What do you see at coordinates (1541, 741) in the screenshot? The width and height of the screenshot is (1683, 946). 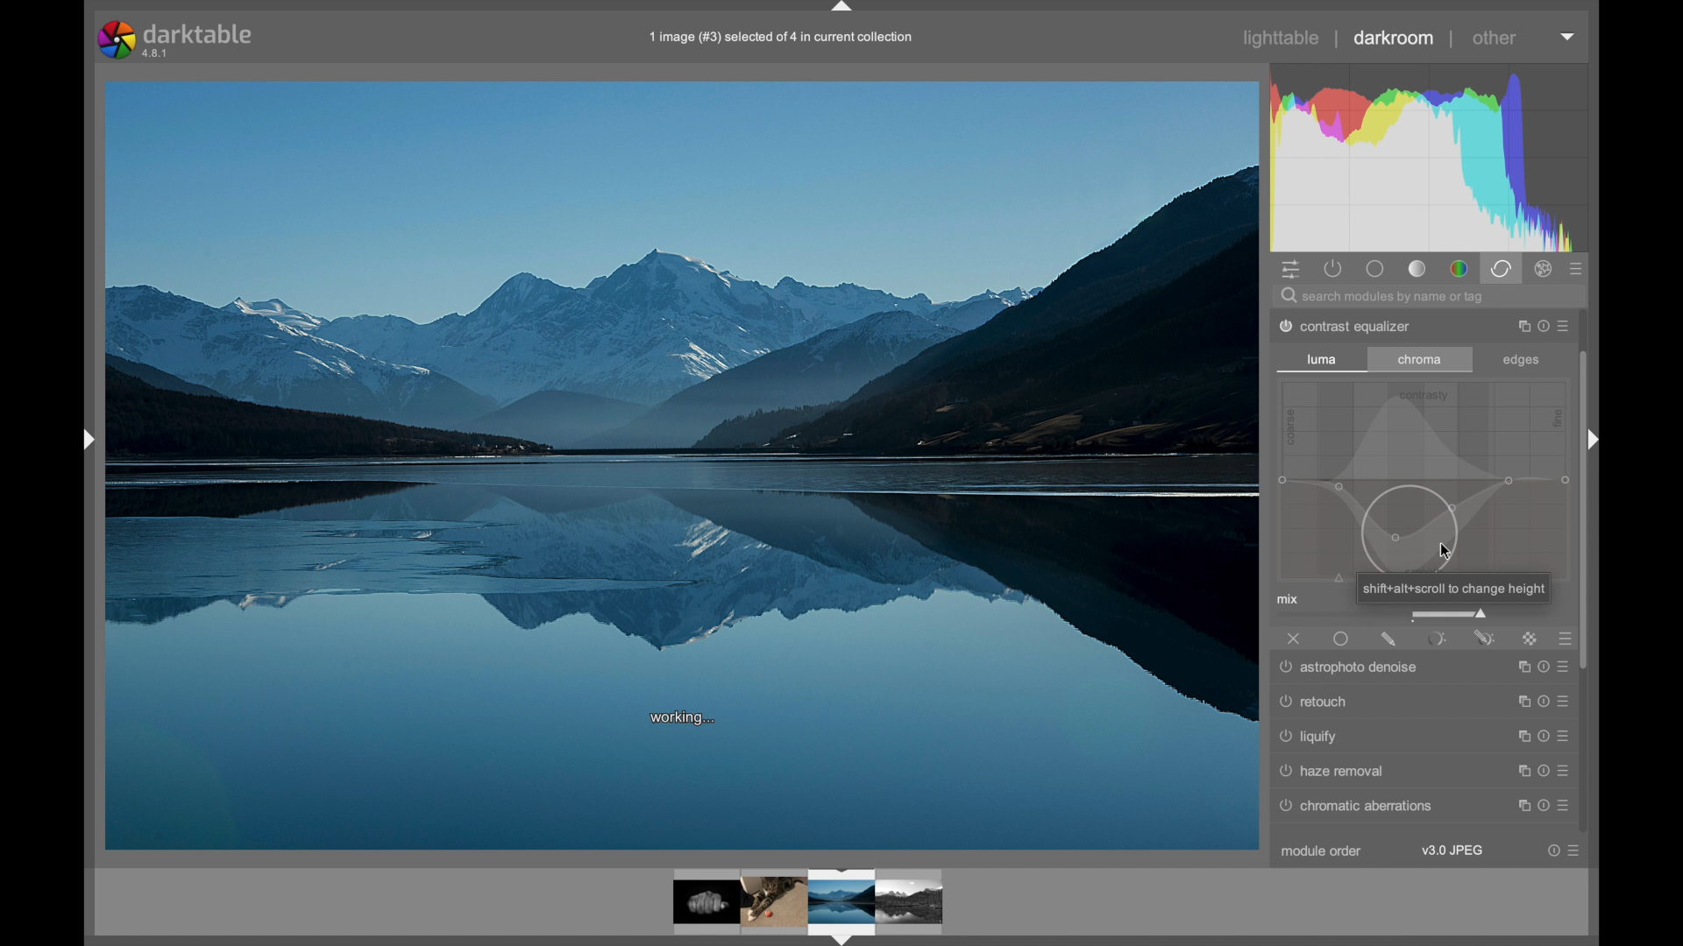 I see `more options` at bounding box center [1541, 741].